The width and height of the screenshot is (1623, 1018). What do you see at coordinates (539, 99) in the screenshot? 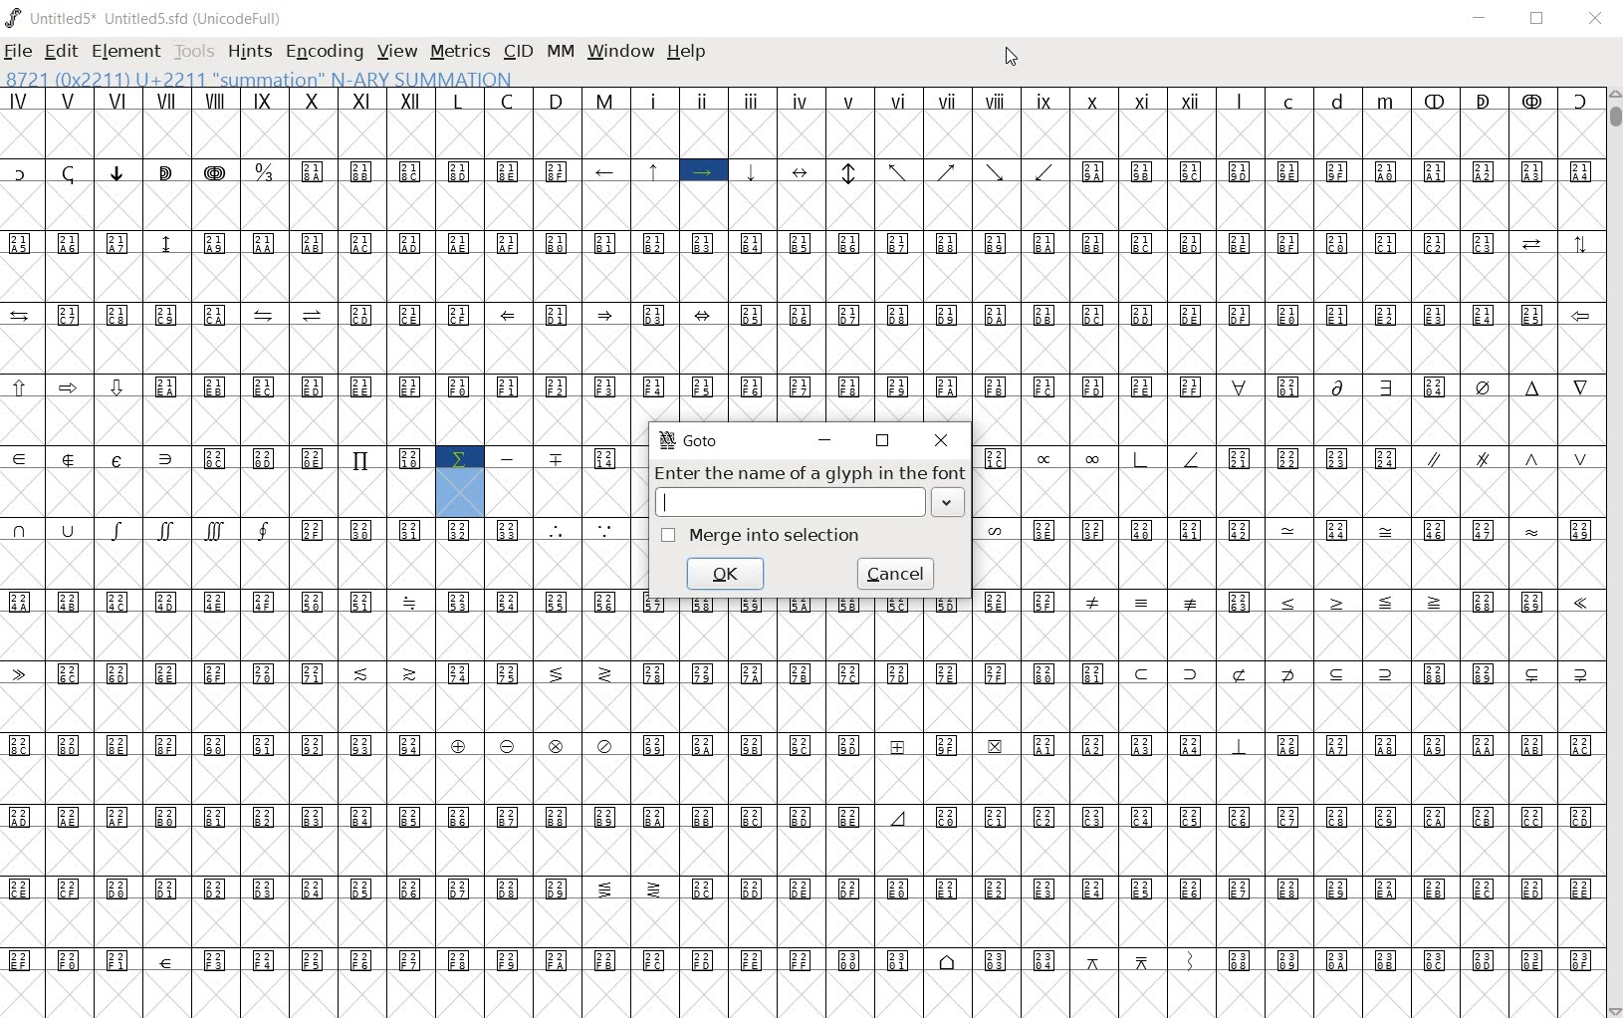
I see ` capital letters L C D M` at bounding box center [539, 99].